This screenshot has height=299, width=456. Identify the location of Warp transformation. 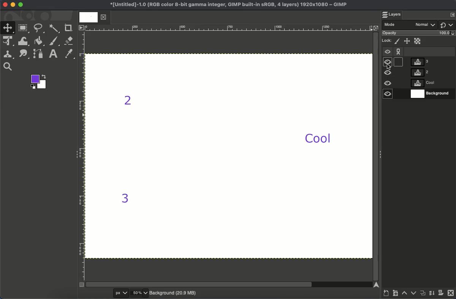
(24, 42).